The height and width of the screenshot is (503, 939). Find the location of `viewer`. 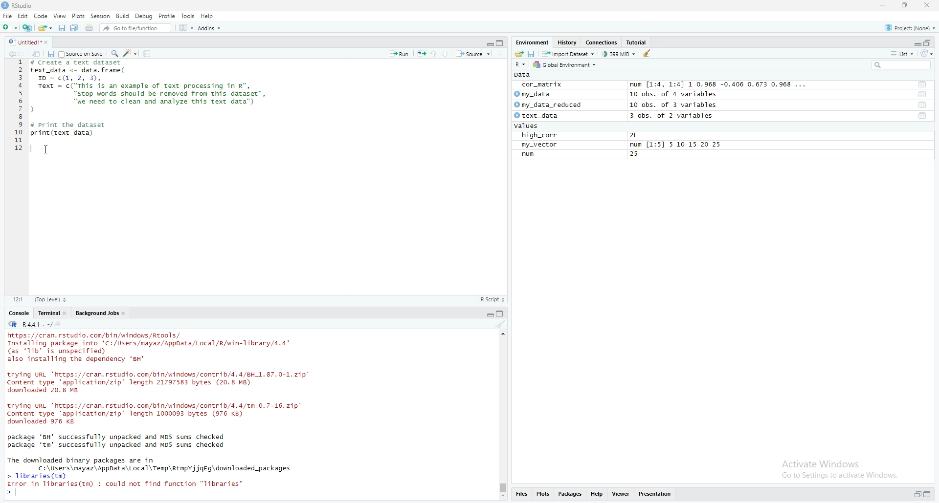

viewer is located at coordinates (620, 493).